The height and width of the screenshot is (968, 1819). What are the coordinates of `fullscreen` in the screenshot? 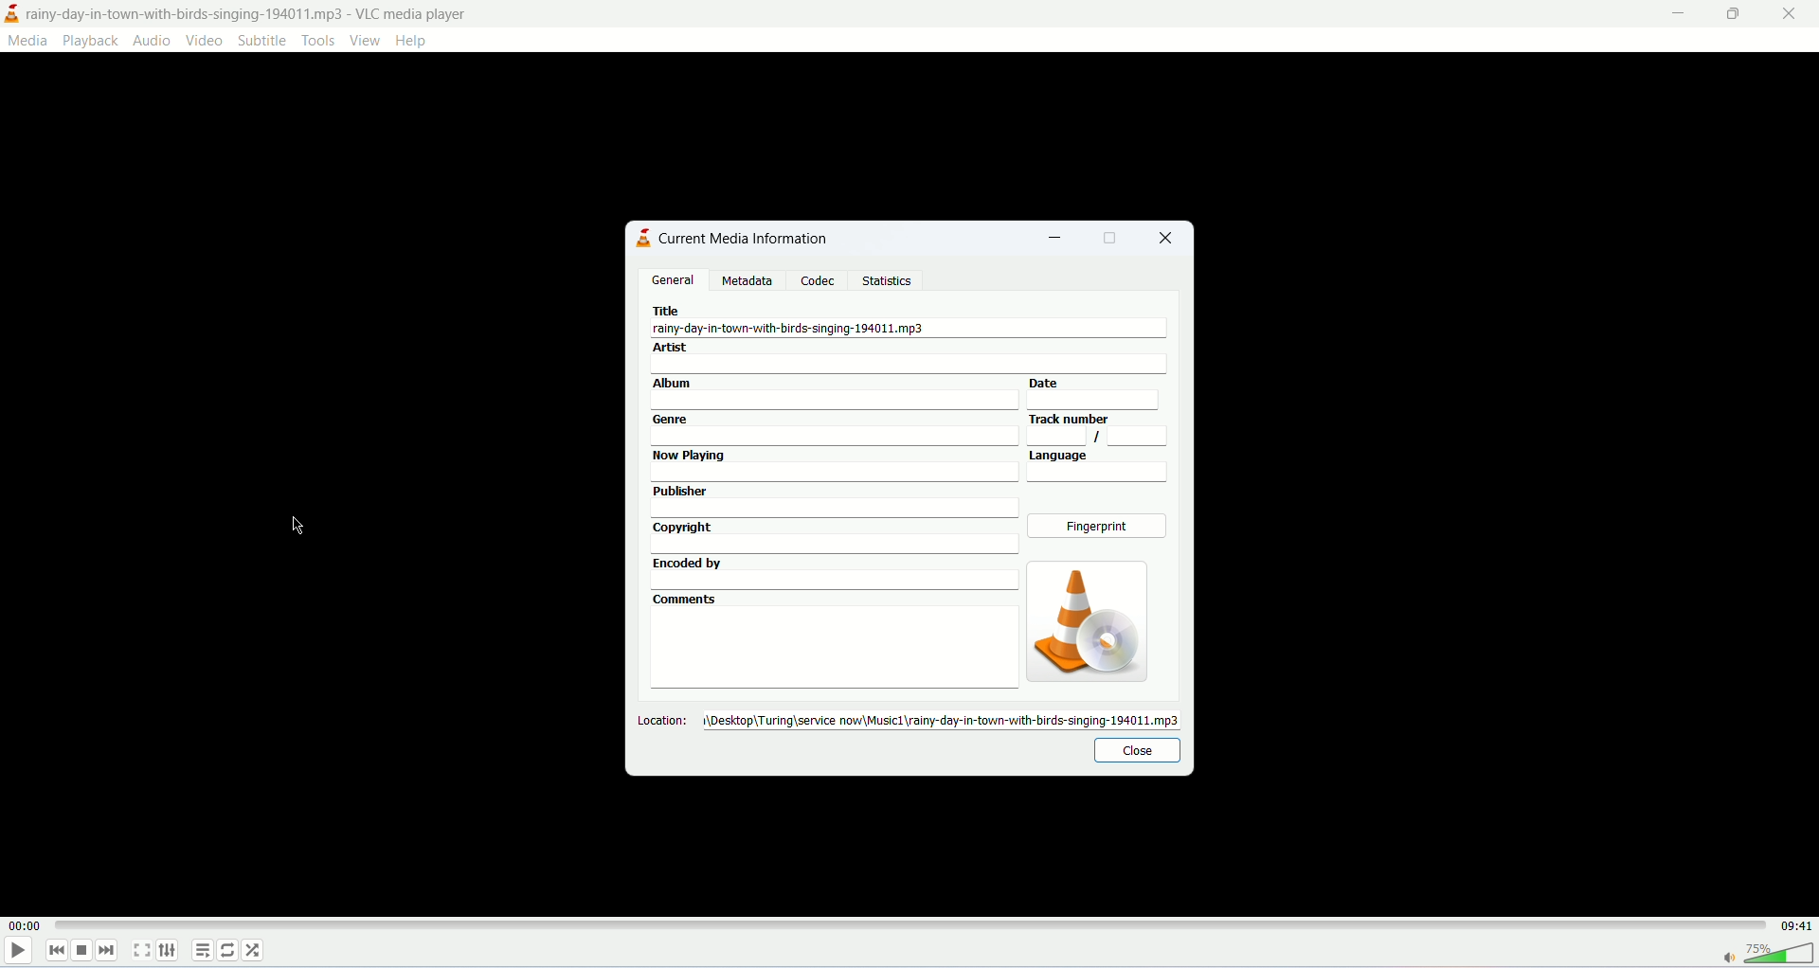 It's located at (143, 949).